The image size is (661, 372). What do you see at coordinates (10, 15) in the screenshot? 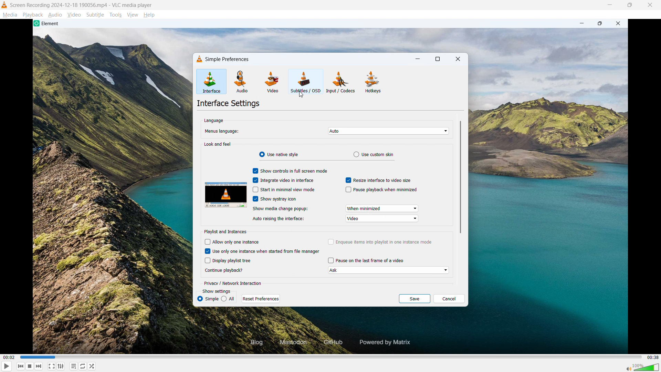
I see `Media ` at bounding box center [10, 15].